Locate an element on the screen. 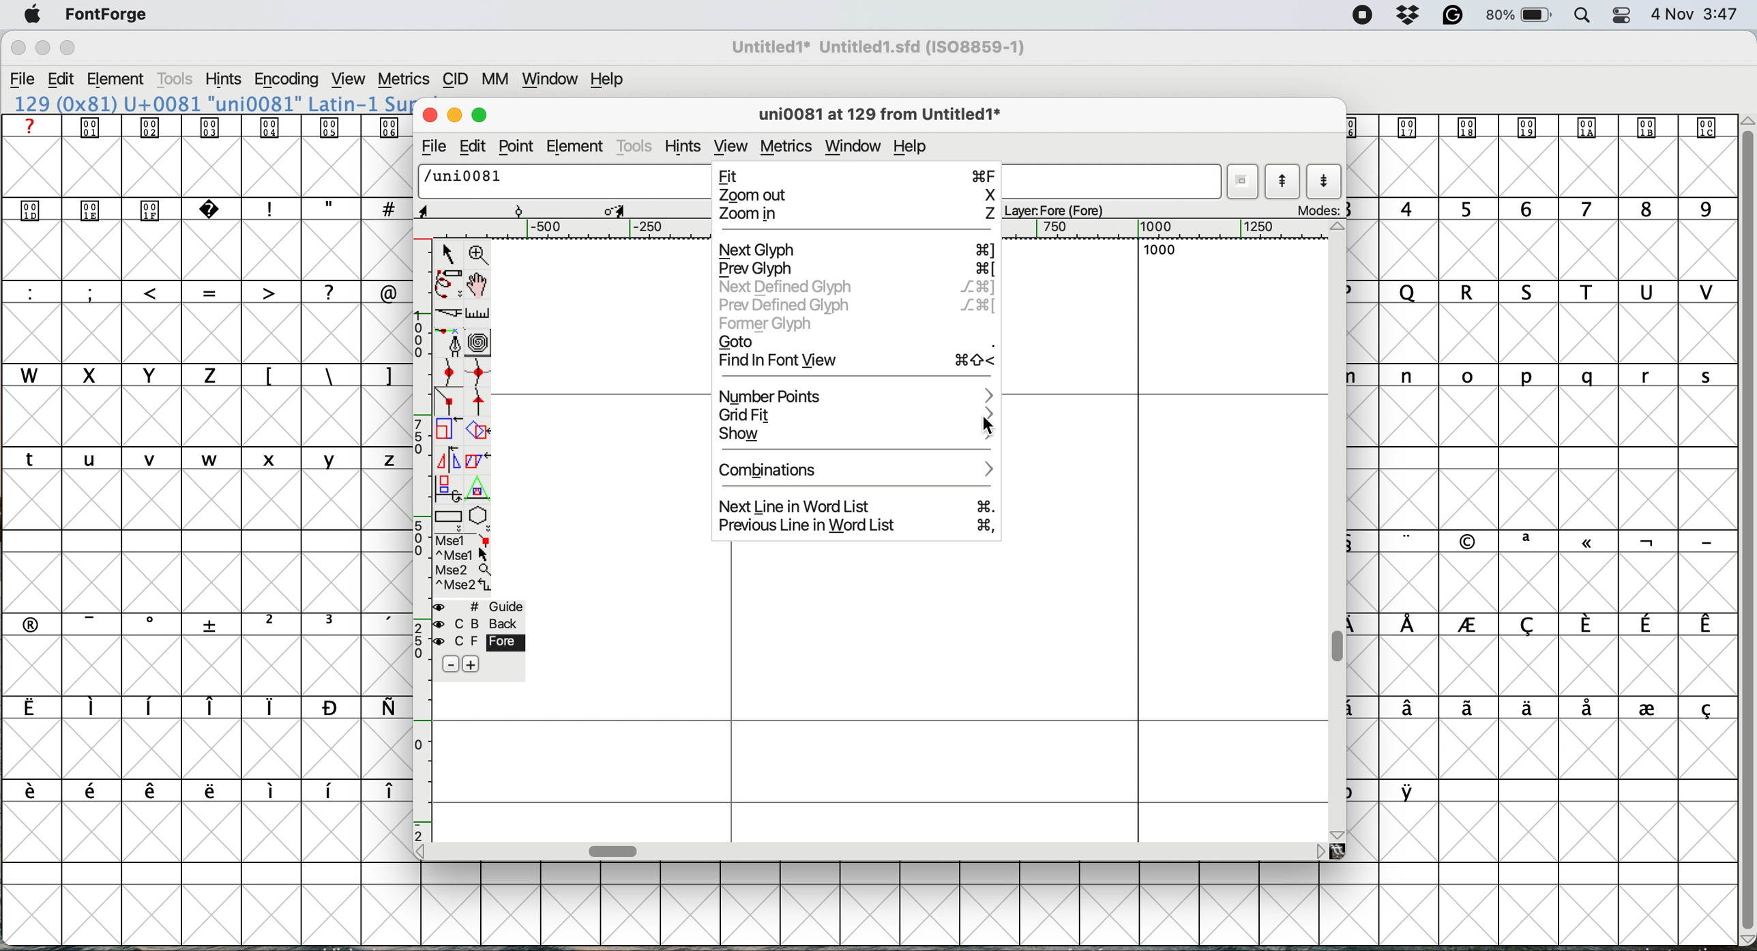 The image size is (1757, 951). CID is located at coordinates (455, 81).